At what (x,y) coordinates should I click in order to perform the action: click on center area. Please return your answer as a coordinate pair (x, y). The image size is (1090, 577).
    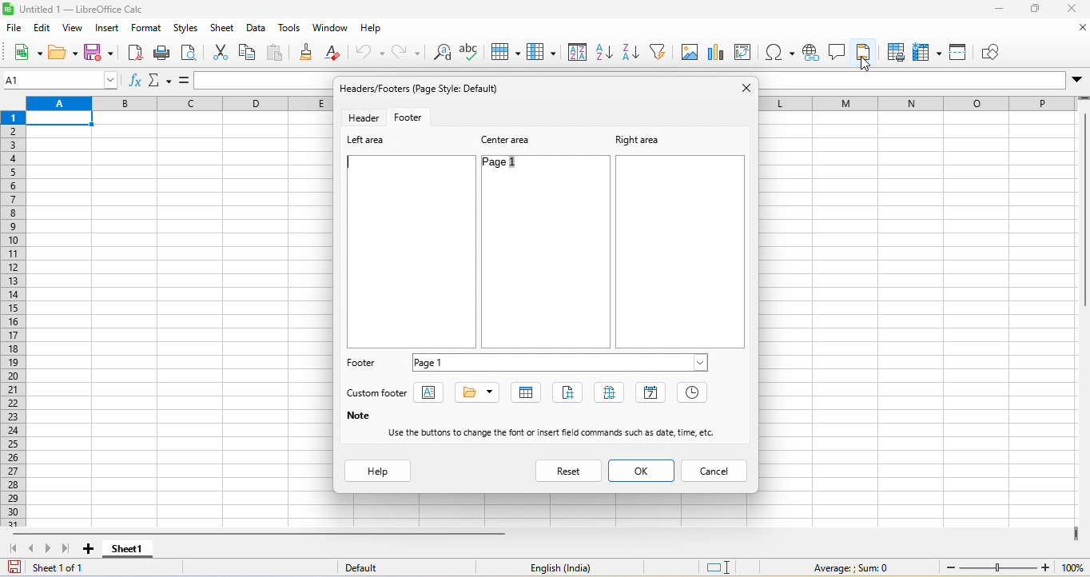
    Looking at the image, I should click on (510, 139).